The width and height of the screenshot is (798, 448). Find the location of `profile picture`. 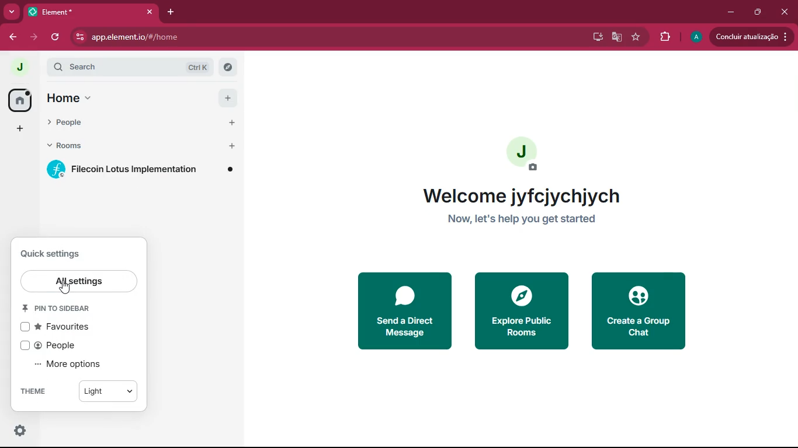

profile picture is located at coordinates (695, 37).